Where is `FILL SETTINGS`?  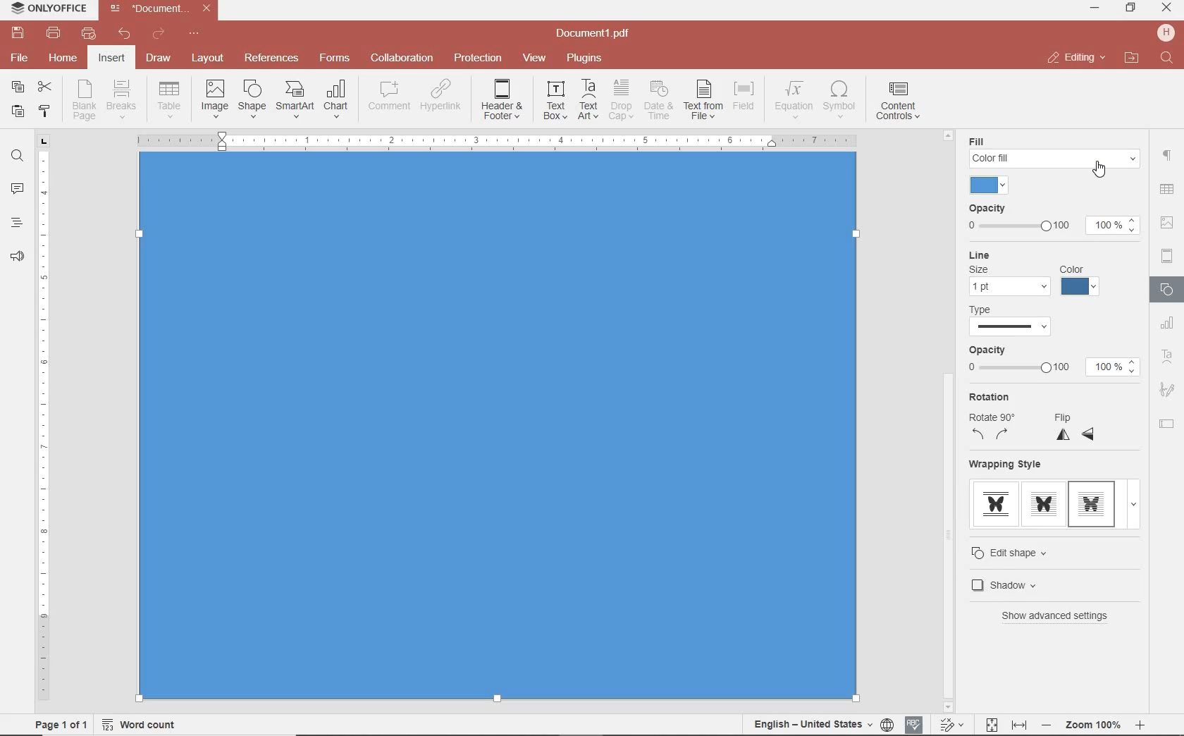
FILL SETTINGS is located at coordinates (1049, 163).